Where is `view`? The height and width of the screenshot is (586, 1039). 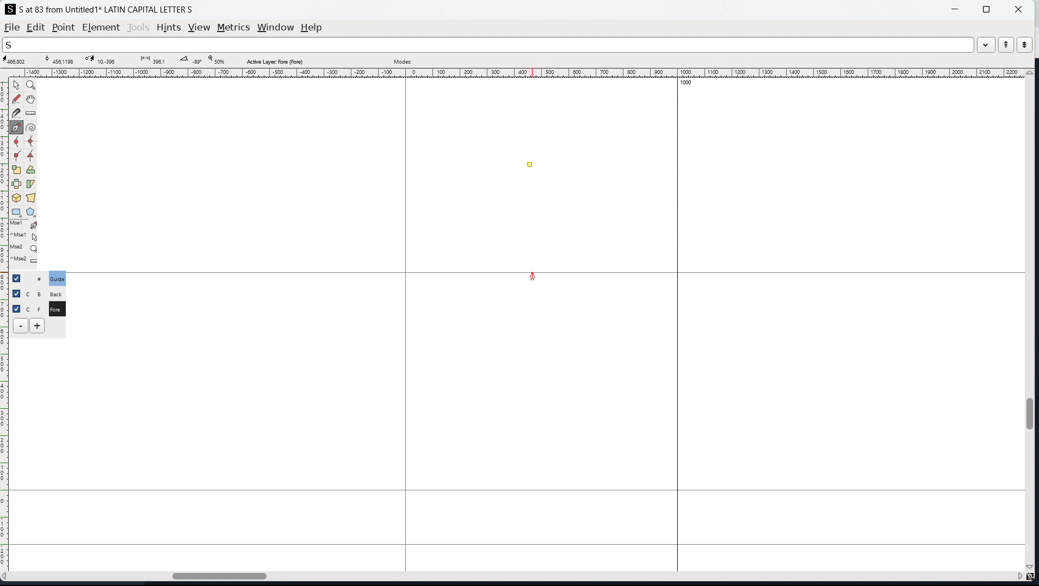
view is located at coordinates (199, 28).